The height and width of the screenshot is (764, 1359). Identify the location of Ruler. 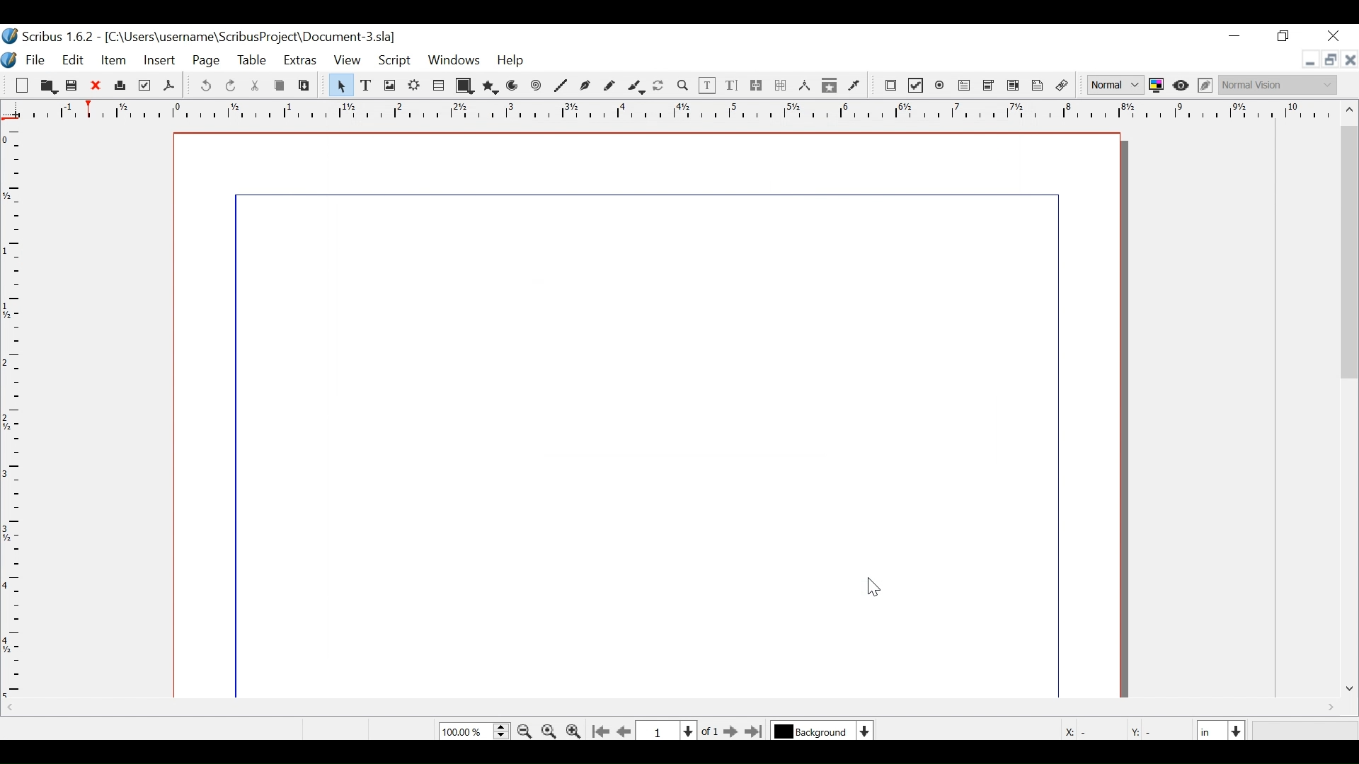
(673, 115).